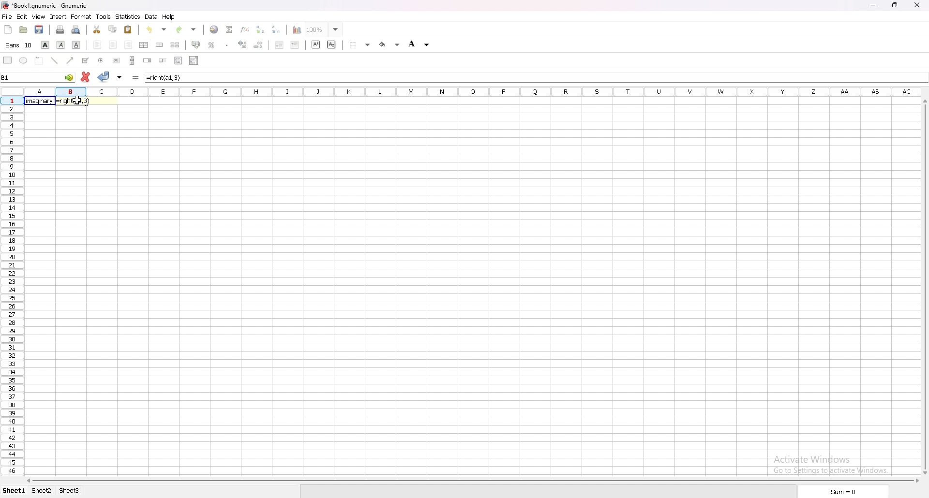  Describe the element at coordinates (24, 29) in the screenshot. I see `open` at that location.